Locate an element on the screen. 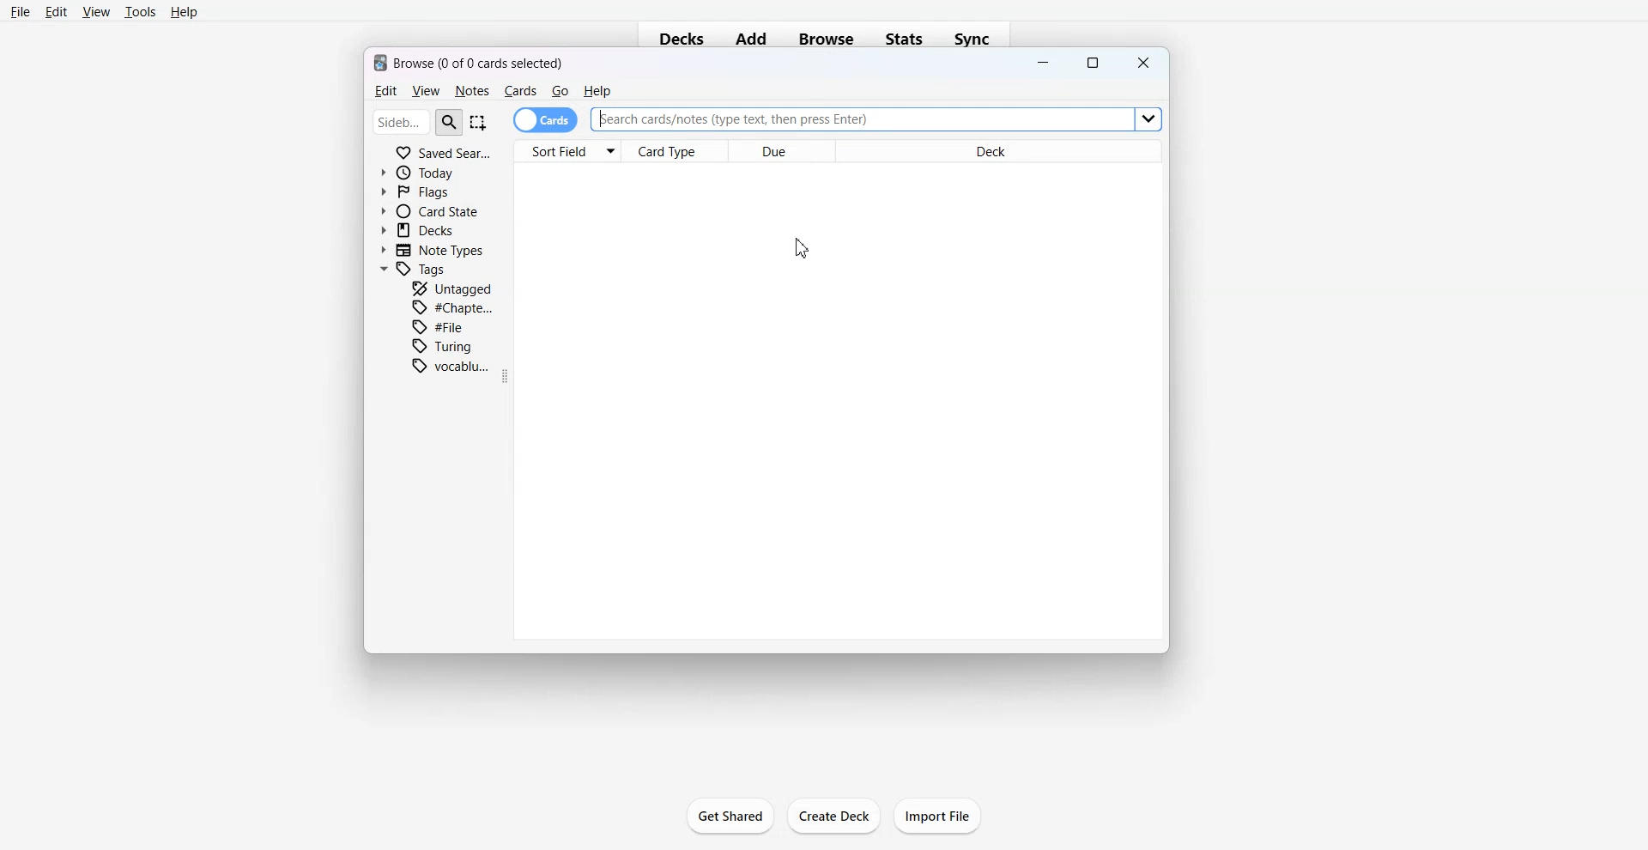  Untagged is located at coordinates (452, 288).